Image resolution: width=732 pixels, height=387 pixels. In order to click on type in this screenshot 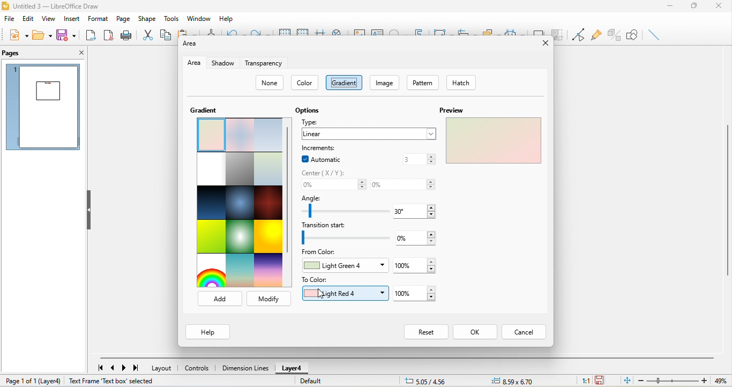, I will do `click(312, 121)`.